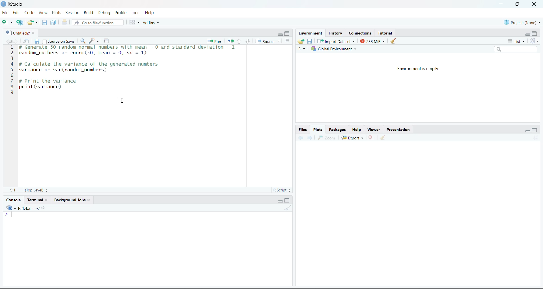  Describe the element at coordinates (97, 23) in the screenshot. I see `search file` at that location.